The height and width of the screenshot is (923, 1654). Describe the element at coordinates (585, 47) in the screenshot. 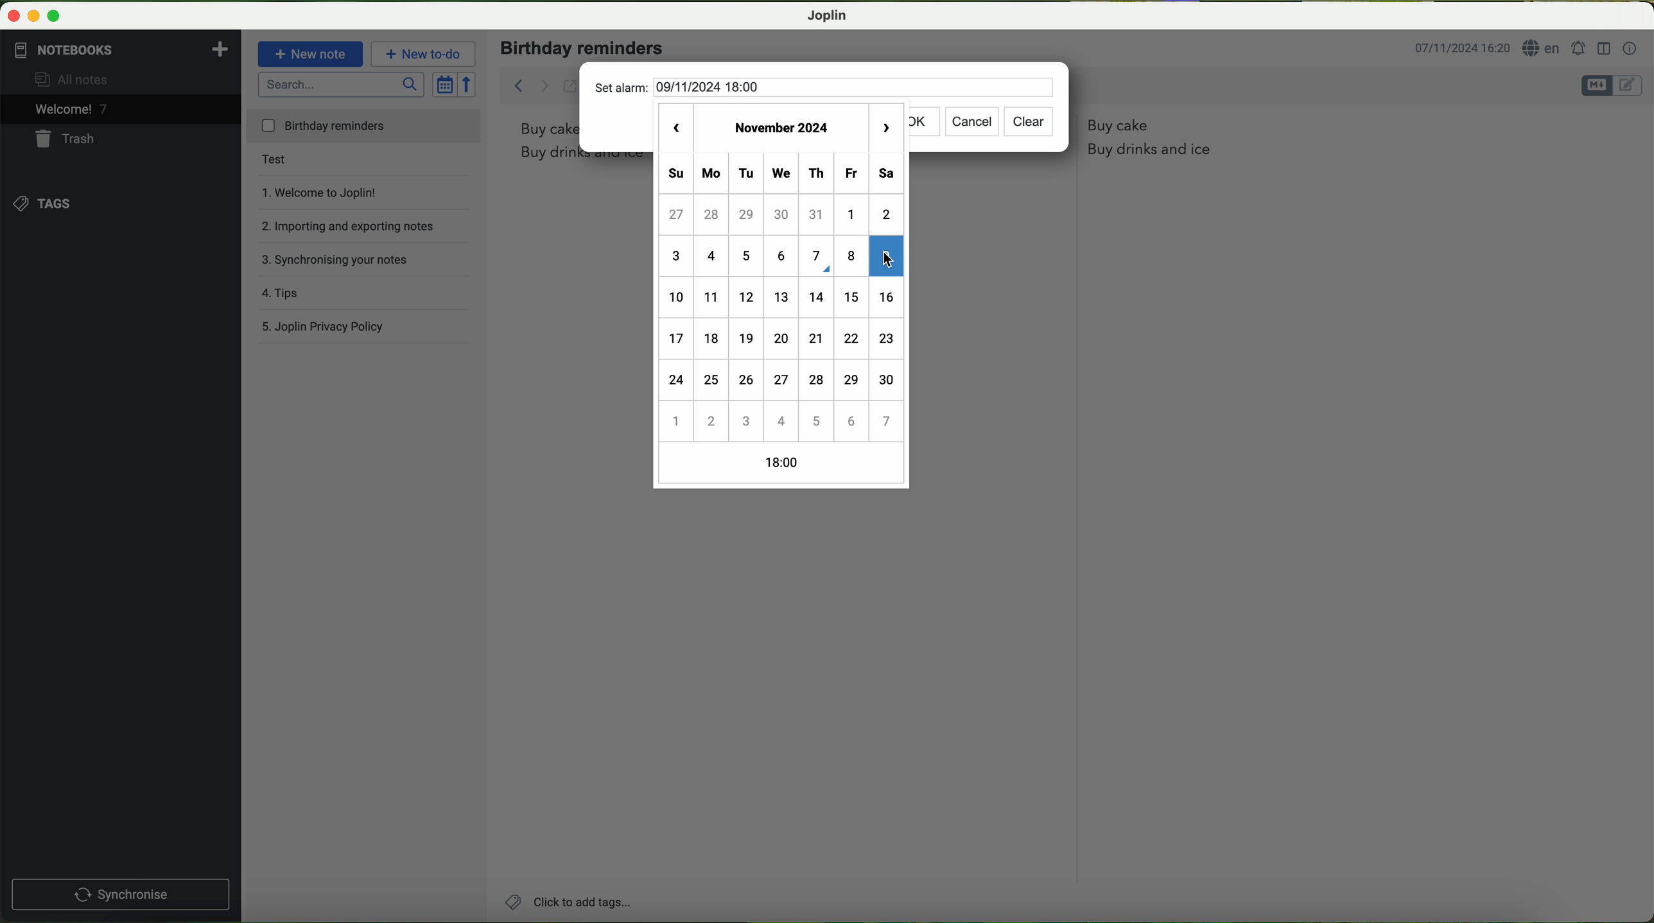

I see `birthday reminders` at that location.